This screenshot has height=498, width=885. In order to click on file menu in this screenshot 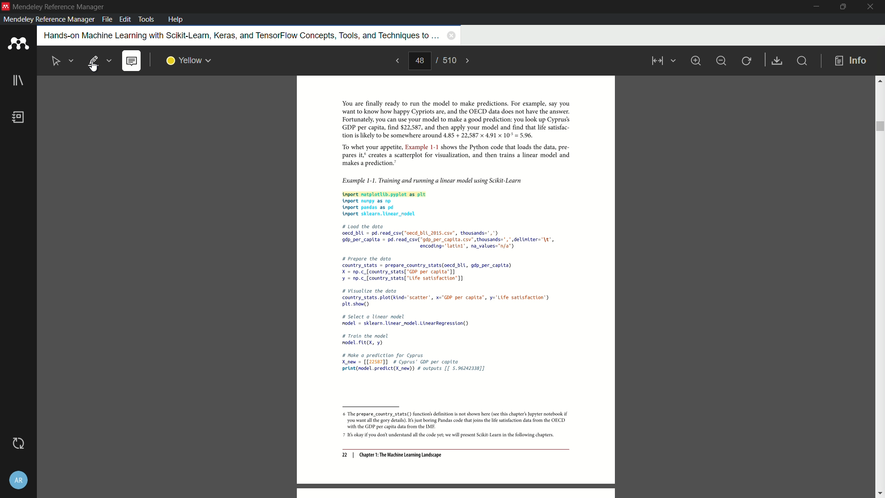, I will do `click(107, 19)`.